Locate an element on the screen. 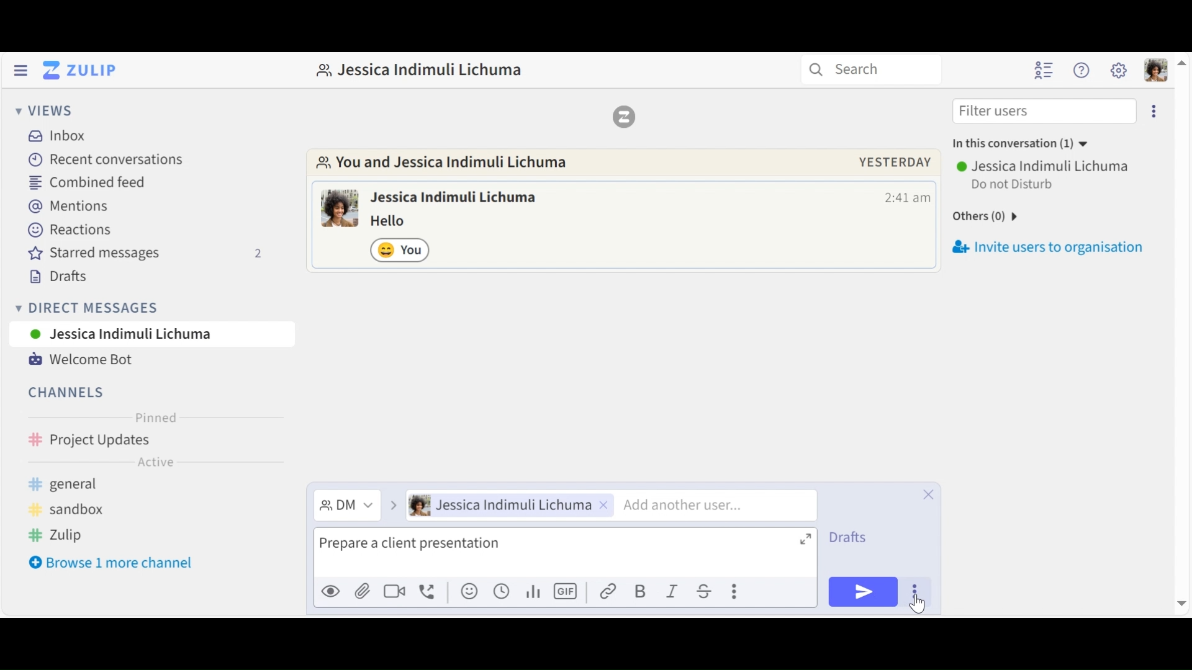 The height and width of the screenshot is (670, 1192). Channel is located at coordinates (151, 441).